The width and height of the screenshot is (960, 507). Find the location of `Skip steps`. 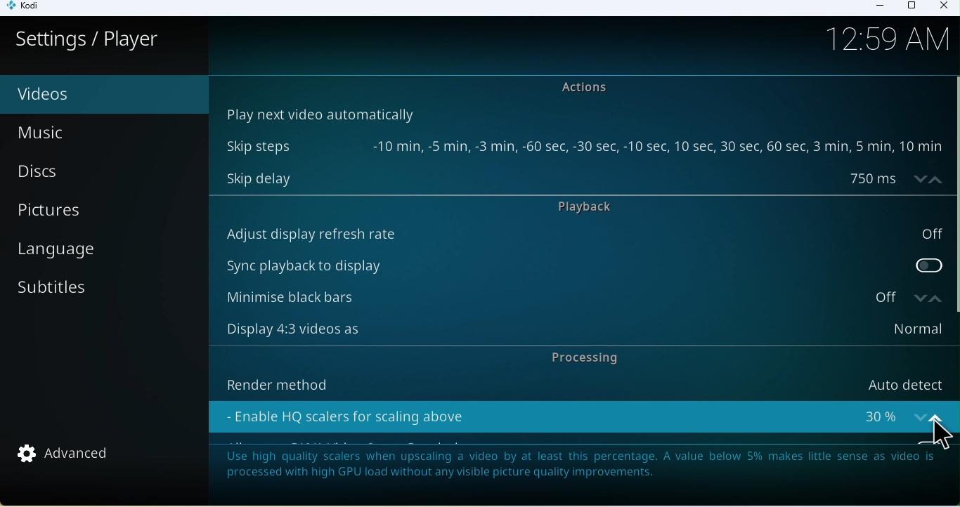

Skip steps is located at coordinates (582, 147).